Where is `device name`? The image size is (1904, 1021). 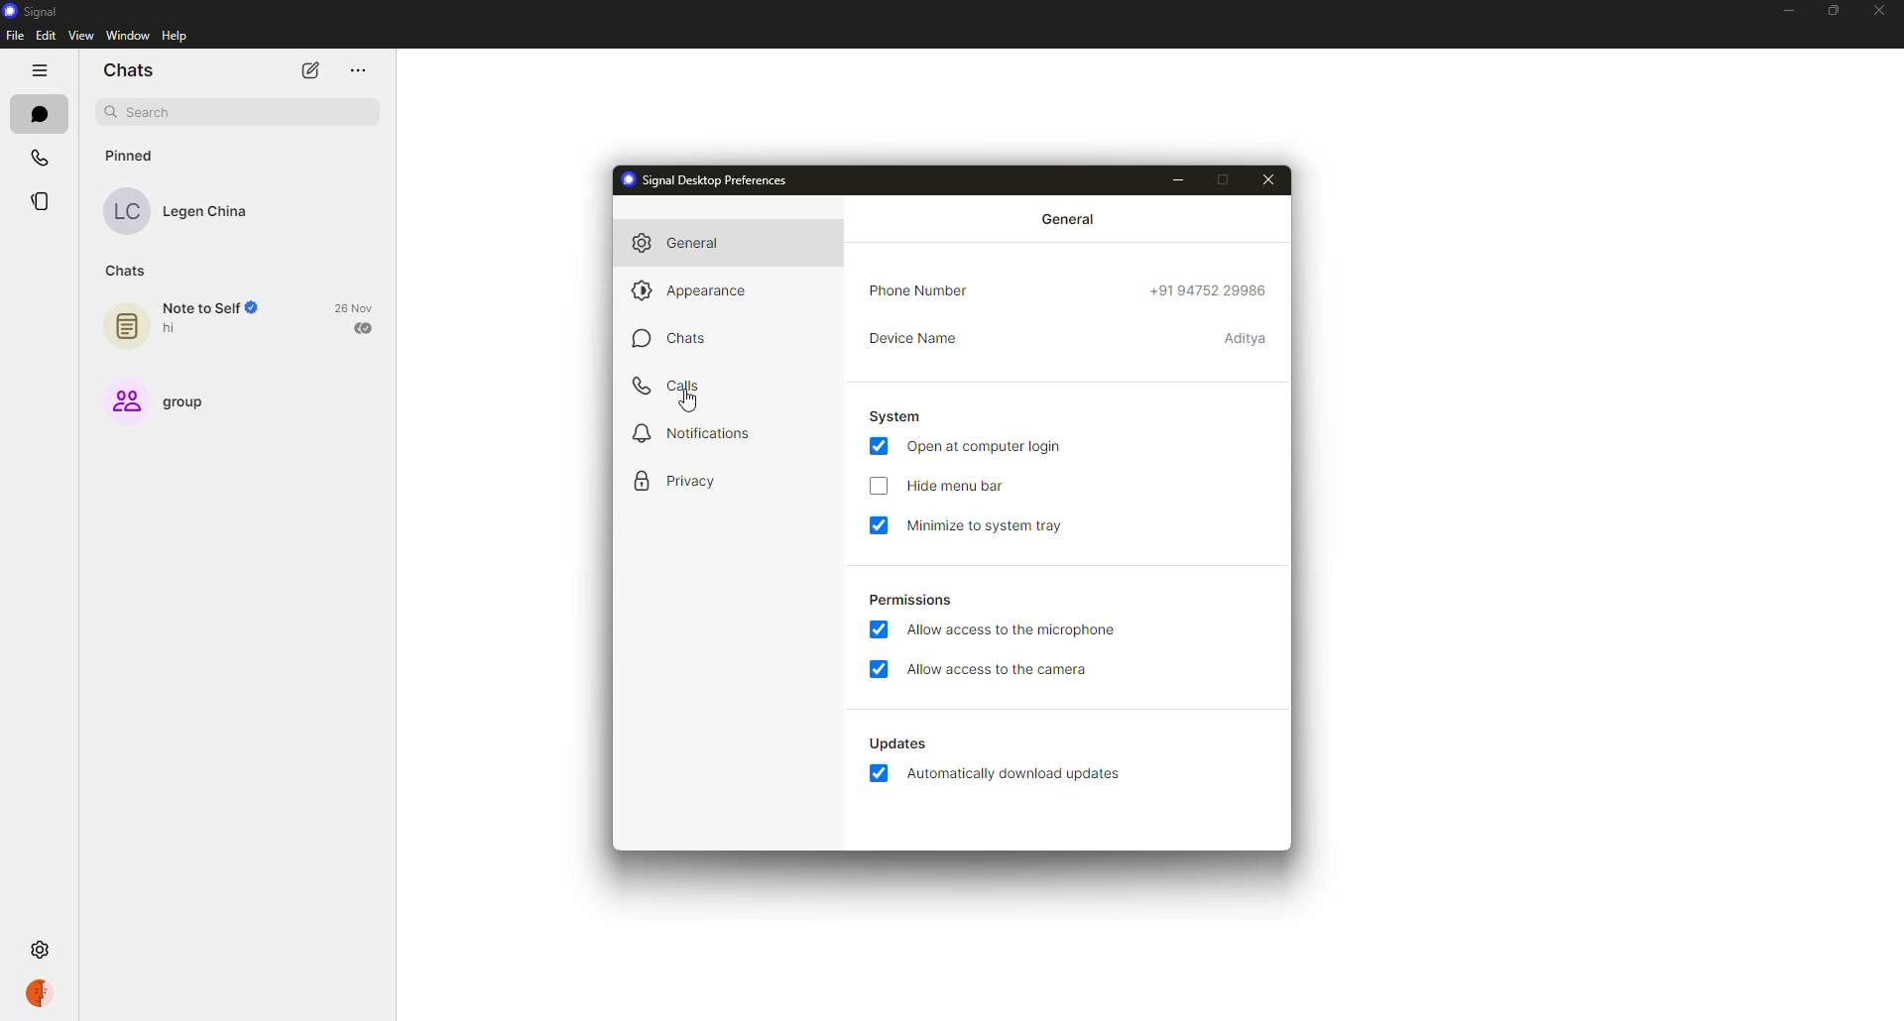
device name is located at coordinates (1249, 339).